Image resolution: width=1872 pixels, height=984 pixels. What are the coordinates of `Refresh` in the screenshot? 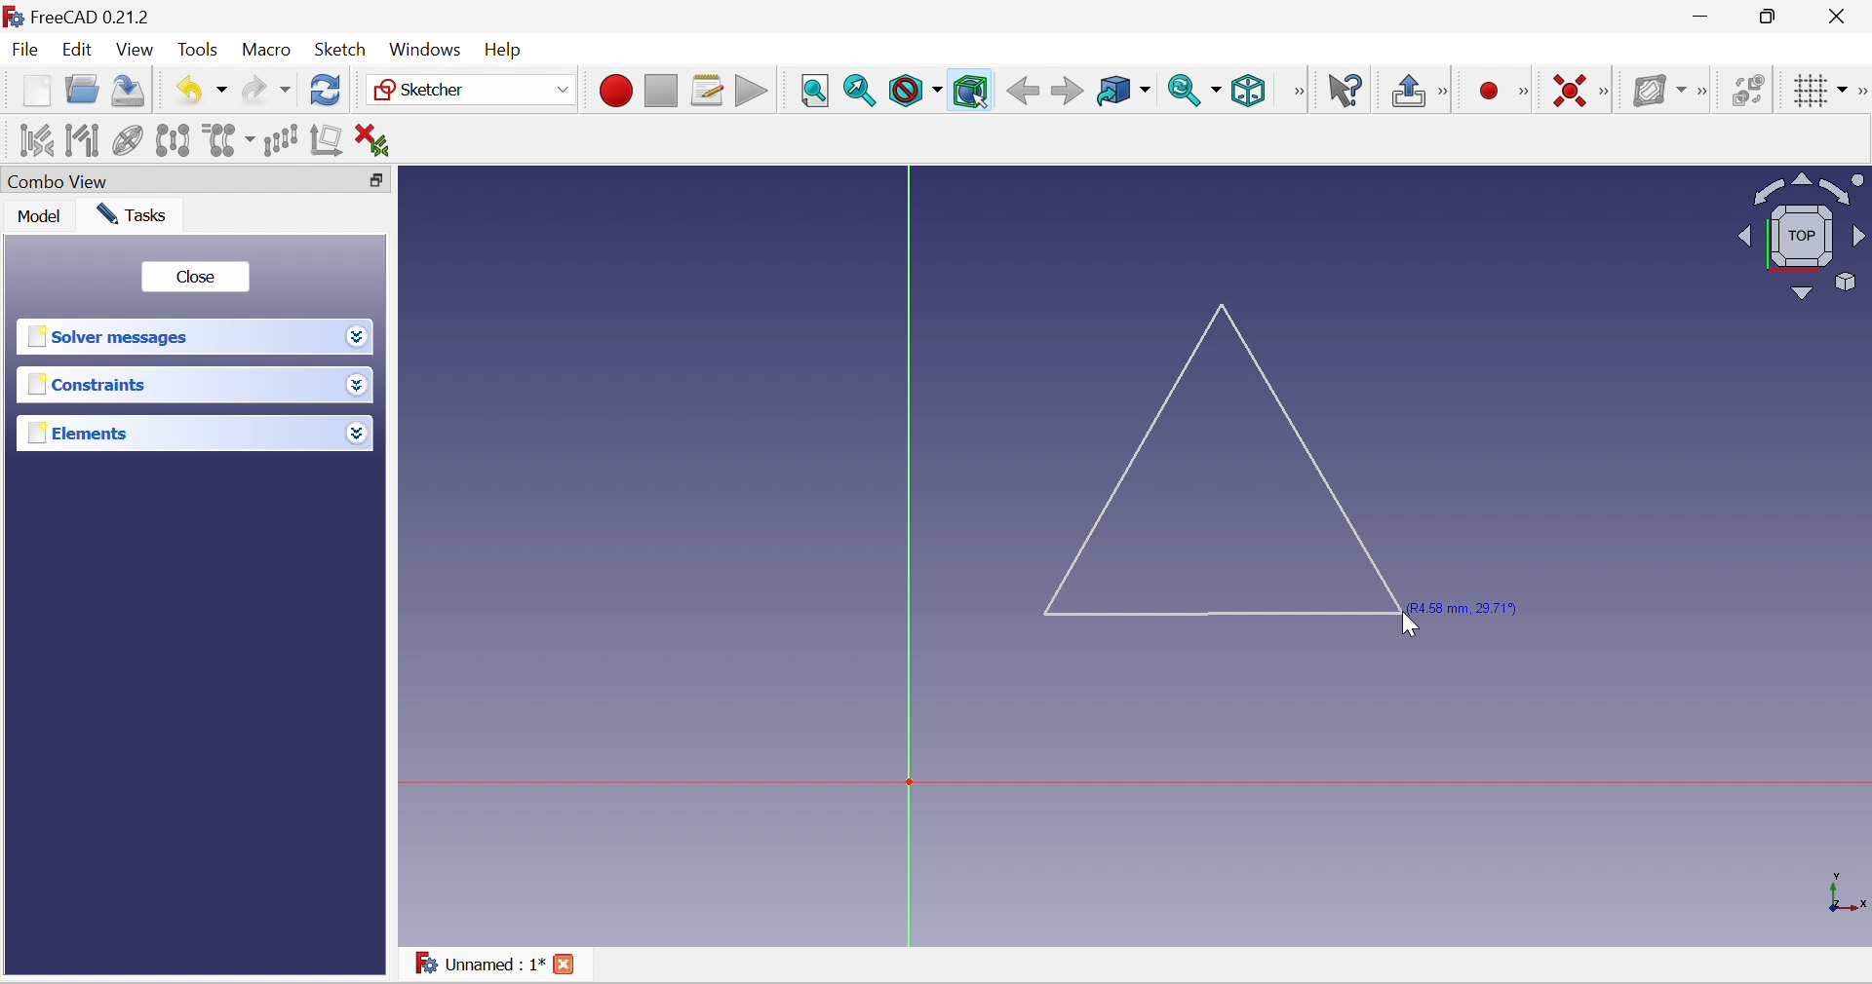 It's located at (326, 92).